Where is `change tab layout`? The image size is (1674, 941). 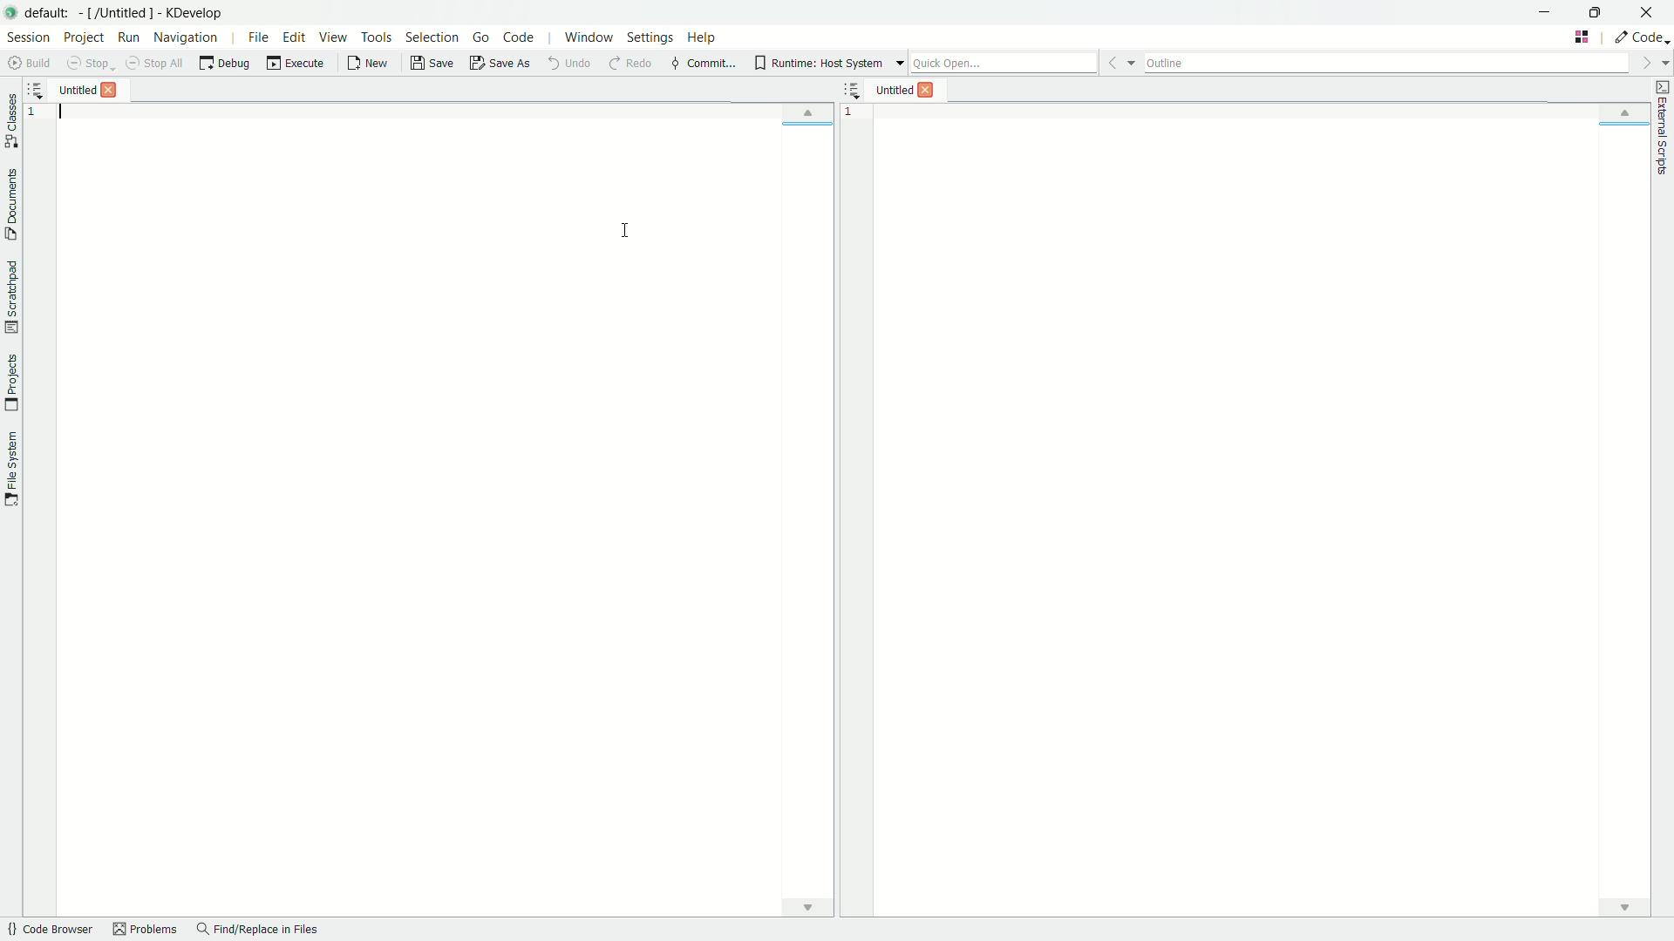 change tab layout is located at coordinates (1584, 37).